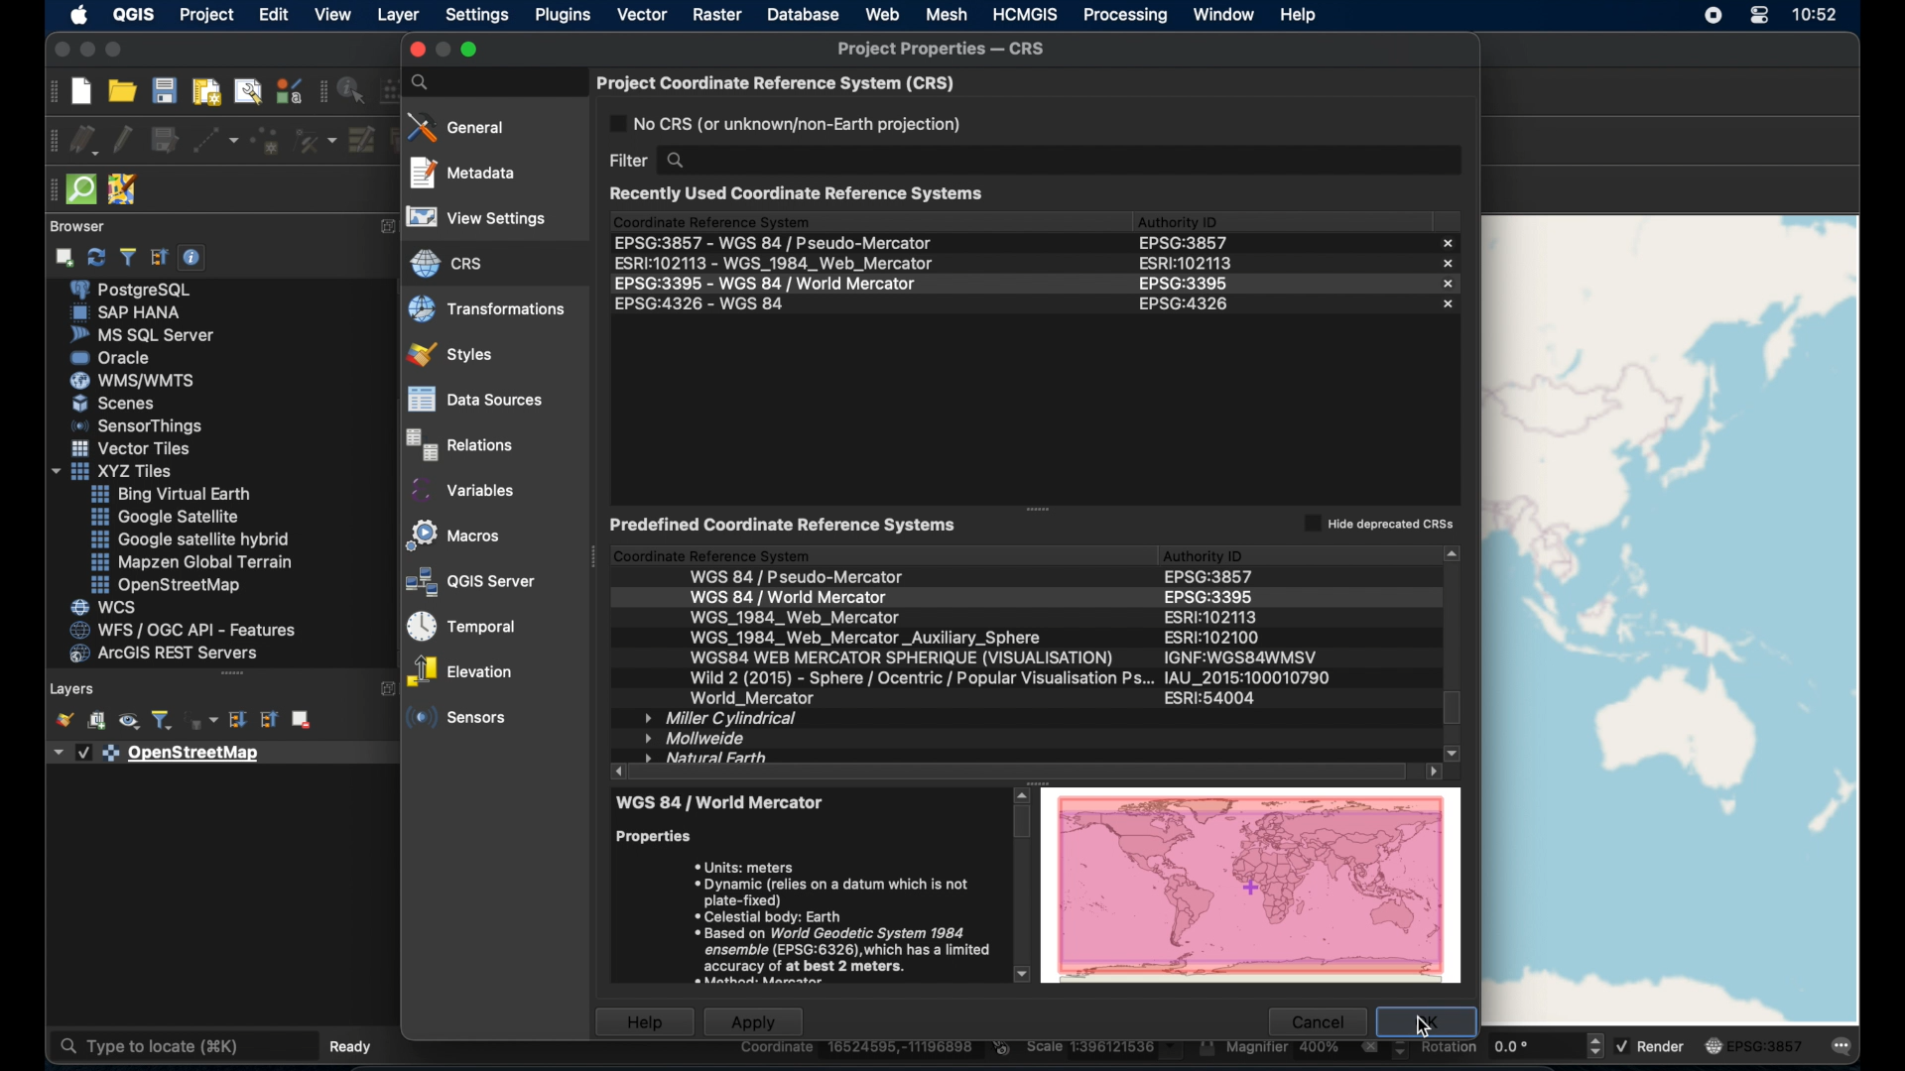 This screenshot has height=1071, width=1905. Describe the element at coordinates (839, 915) in the screenshot. I see `* Units: meters

* Dynamic (relies on a datum which is not
plate-fixed)

* Celestial body: Earth

«Based on World Geodetic System 1984
ensemble (EPSG:6326),which has a limited
‘accuracy of at best 2 meters.` at that location.